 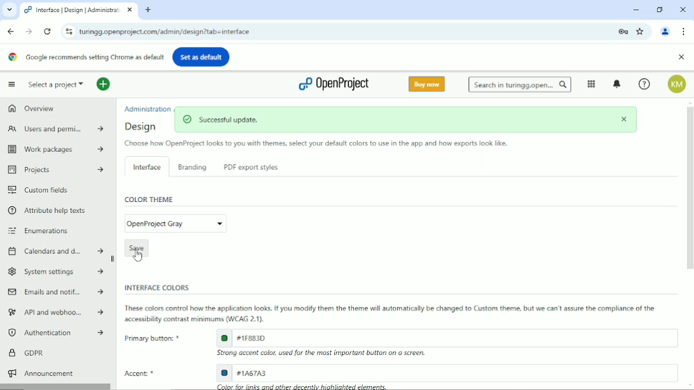 What do you see at coordinates (130, 10) in the screenshot?
I see `close current window` at bounding box center [130, 10].